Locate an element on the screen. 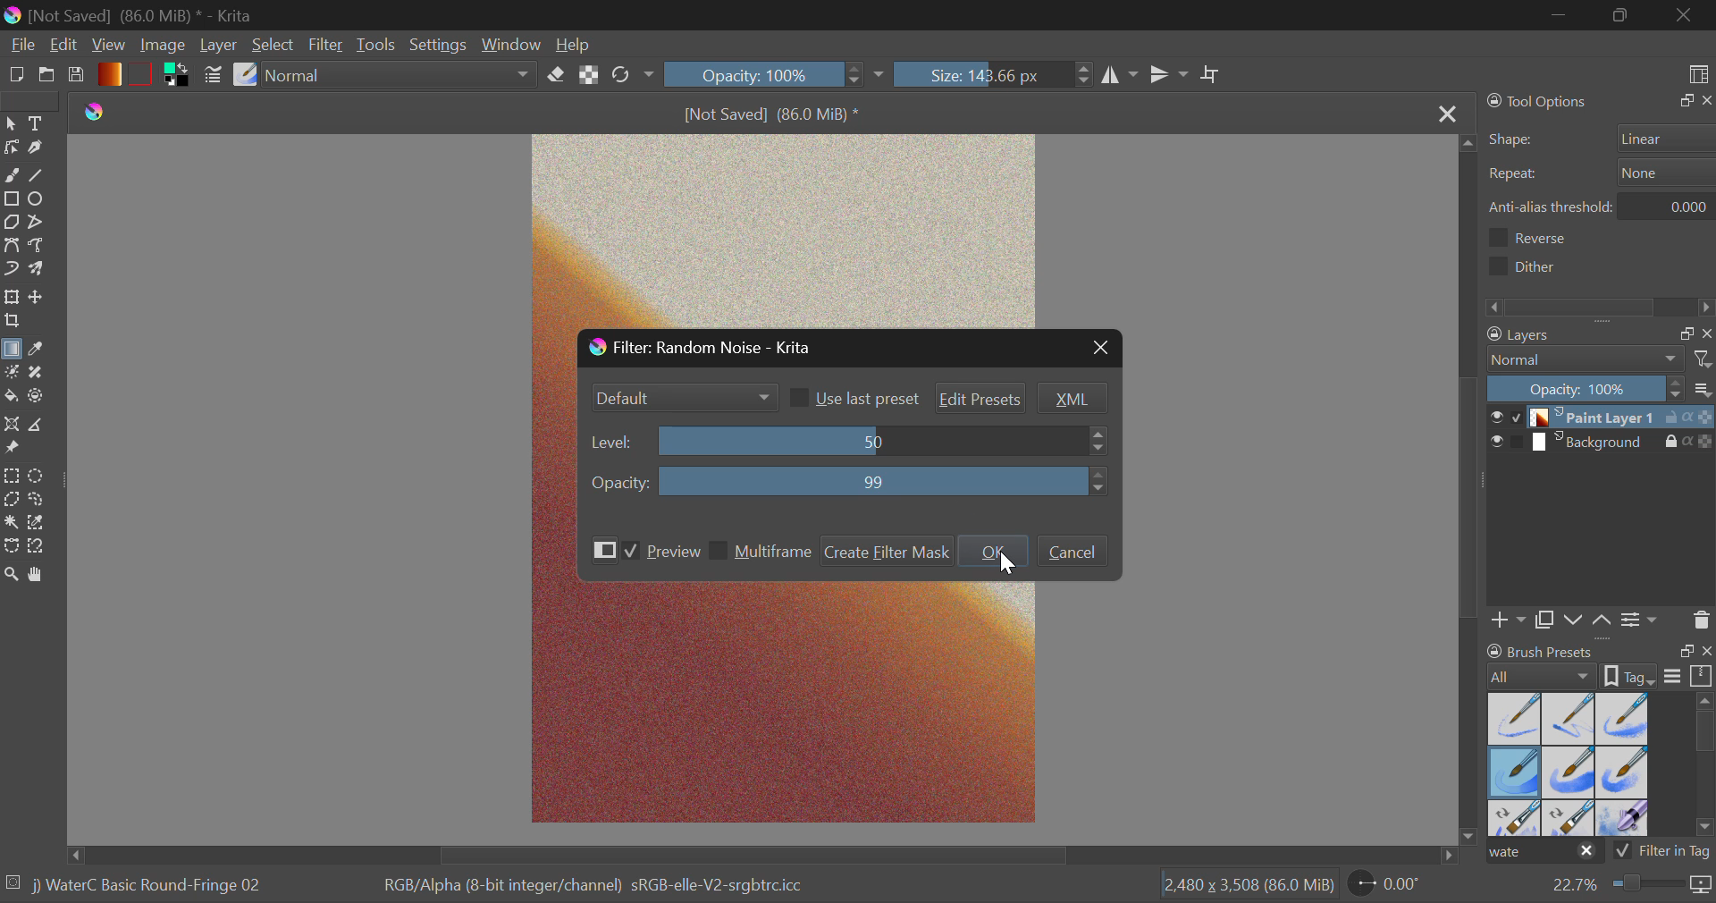 This screenshot has height=903, width=1716. Page Rotation is located at coordinates (1393, 886).